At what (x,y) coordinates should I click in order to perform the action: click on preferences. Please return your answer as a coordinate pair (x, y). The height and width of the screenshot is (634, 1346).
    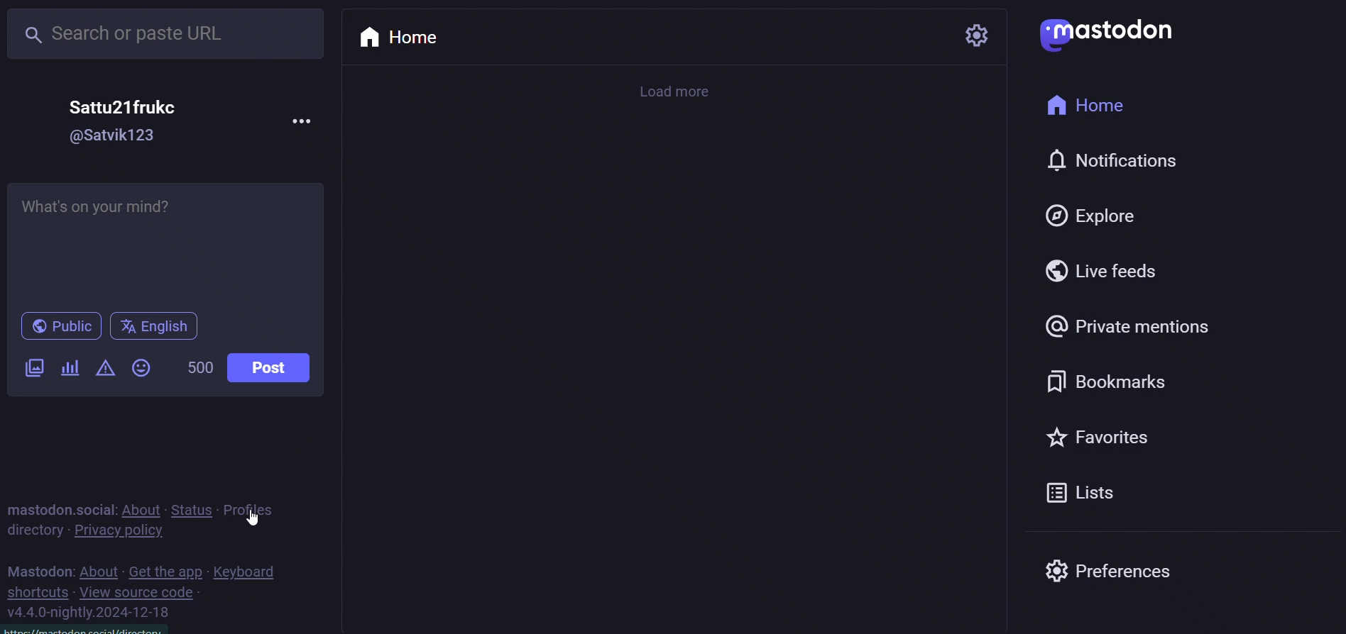
    Looking at the image, I should click on (1114, 571).